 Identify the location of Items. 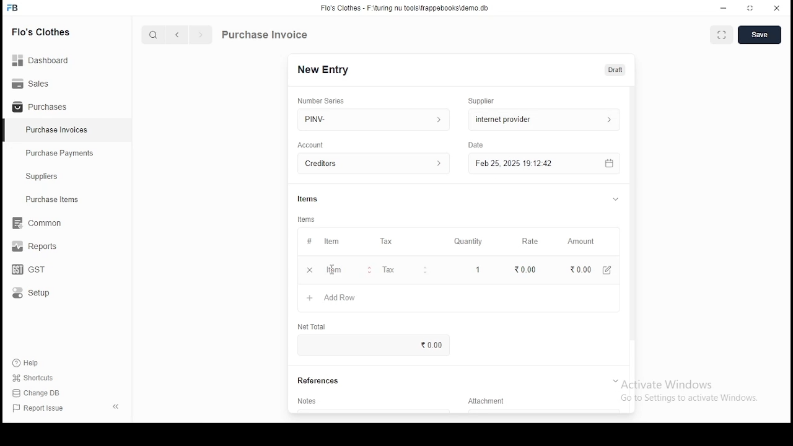
(307, 219).